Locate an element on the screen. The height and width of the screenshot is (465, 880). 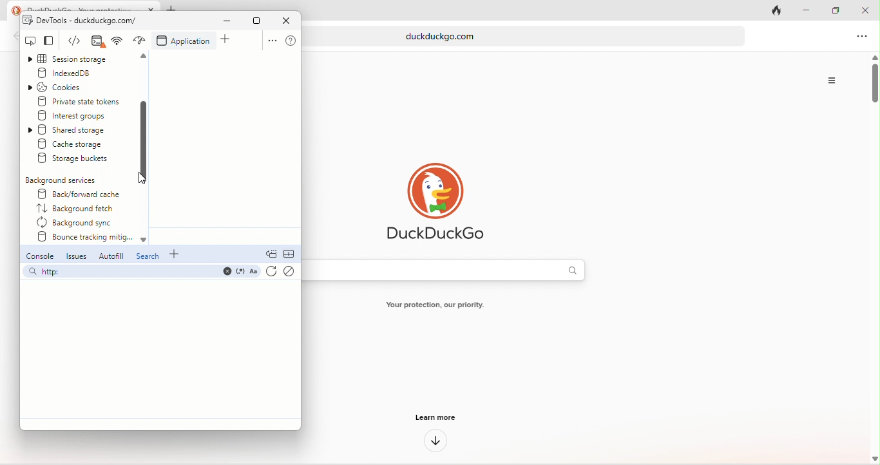
storage buckets is located at coordinates (75, 160).